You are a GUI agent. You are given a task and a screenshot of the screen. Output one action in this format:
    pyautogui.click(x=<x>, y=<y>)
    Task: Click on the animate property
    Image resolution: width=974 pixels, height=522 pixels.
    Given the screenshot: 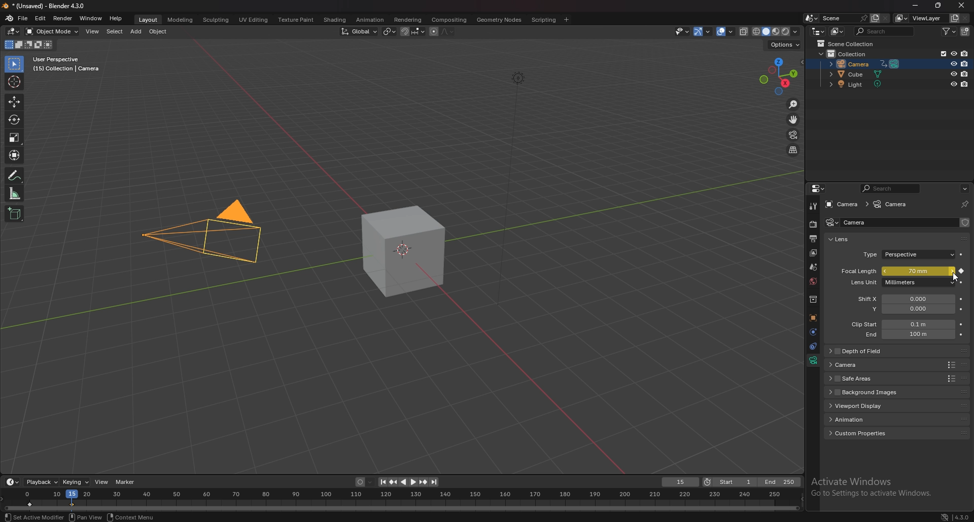 What is the action you would take?
    pyautogui.click(x=962, y=255)
    